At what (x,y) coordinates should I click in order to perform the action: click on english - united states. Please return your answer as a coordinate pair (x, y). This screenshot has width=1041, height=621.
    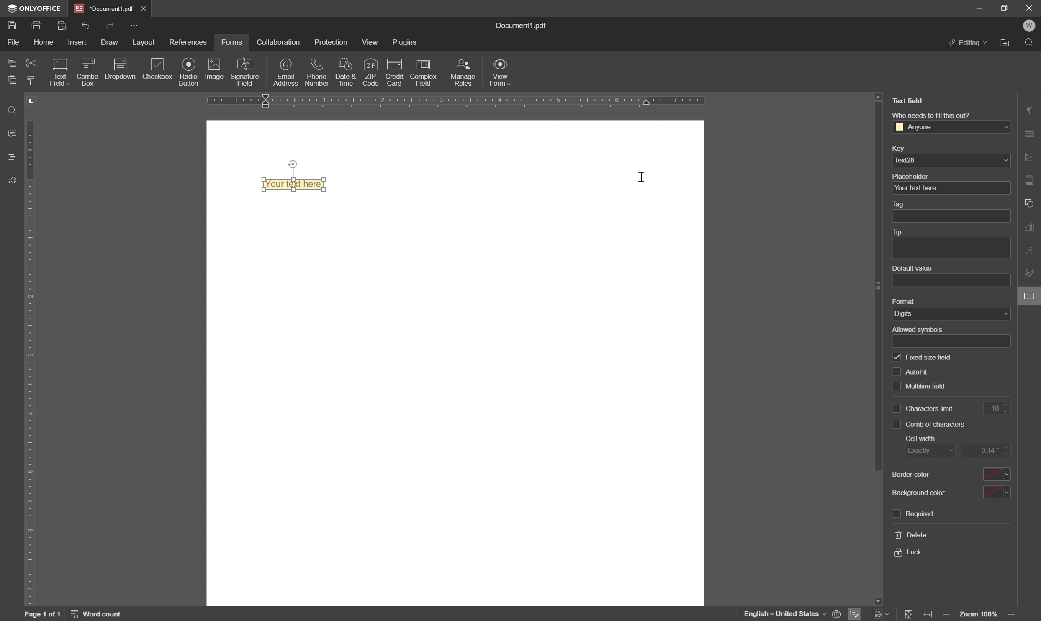
    Looking at the image, I should click on (784, 614).